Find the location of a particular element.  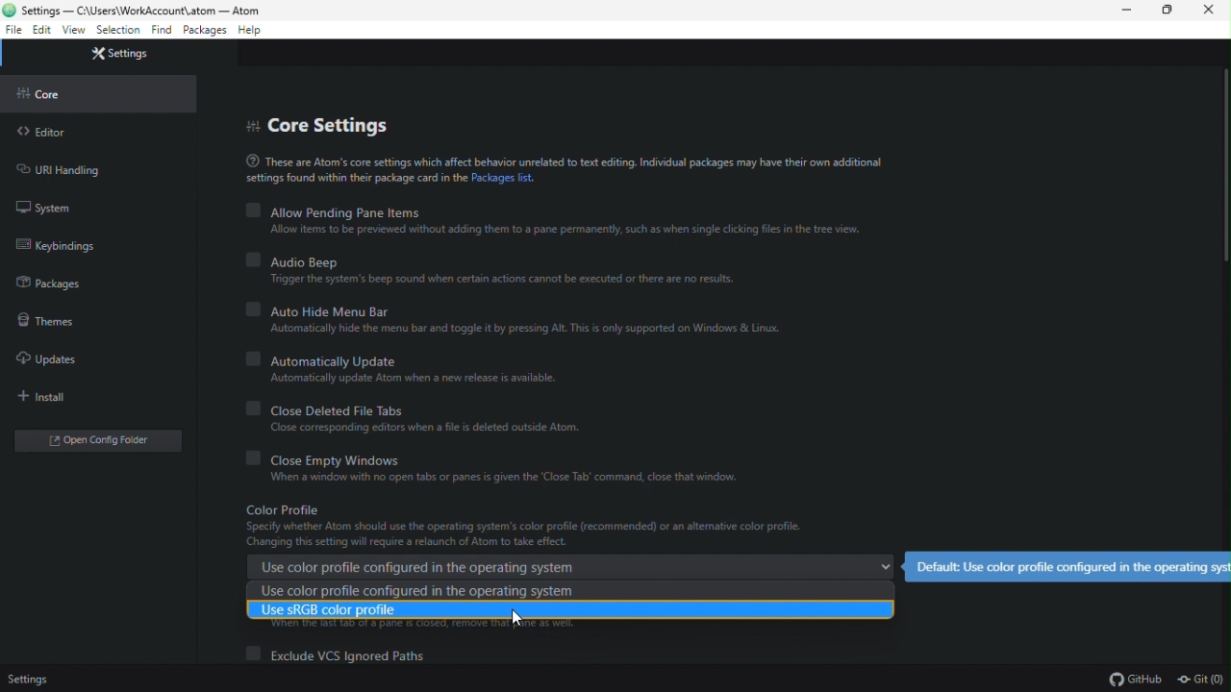

use color profile configured in the operating system is located at coordinates (572, 587).